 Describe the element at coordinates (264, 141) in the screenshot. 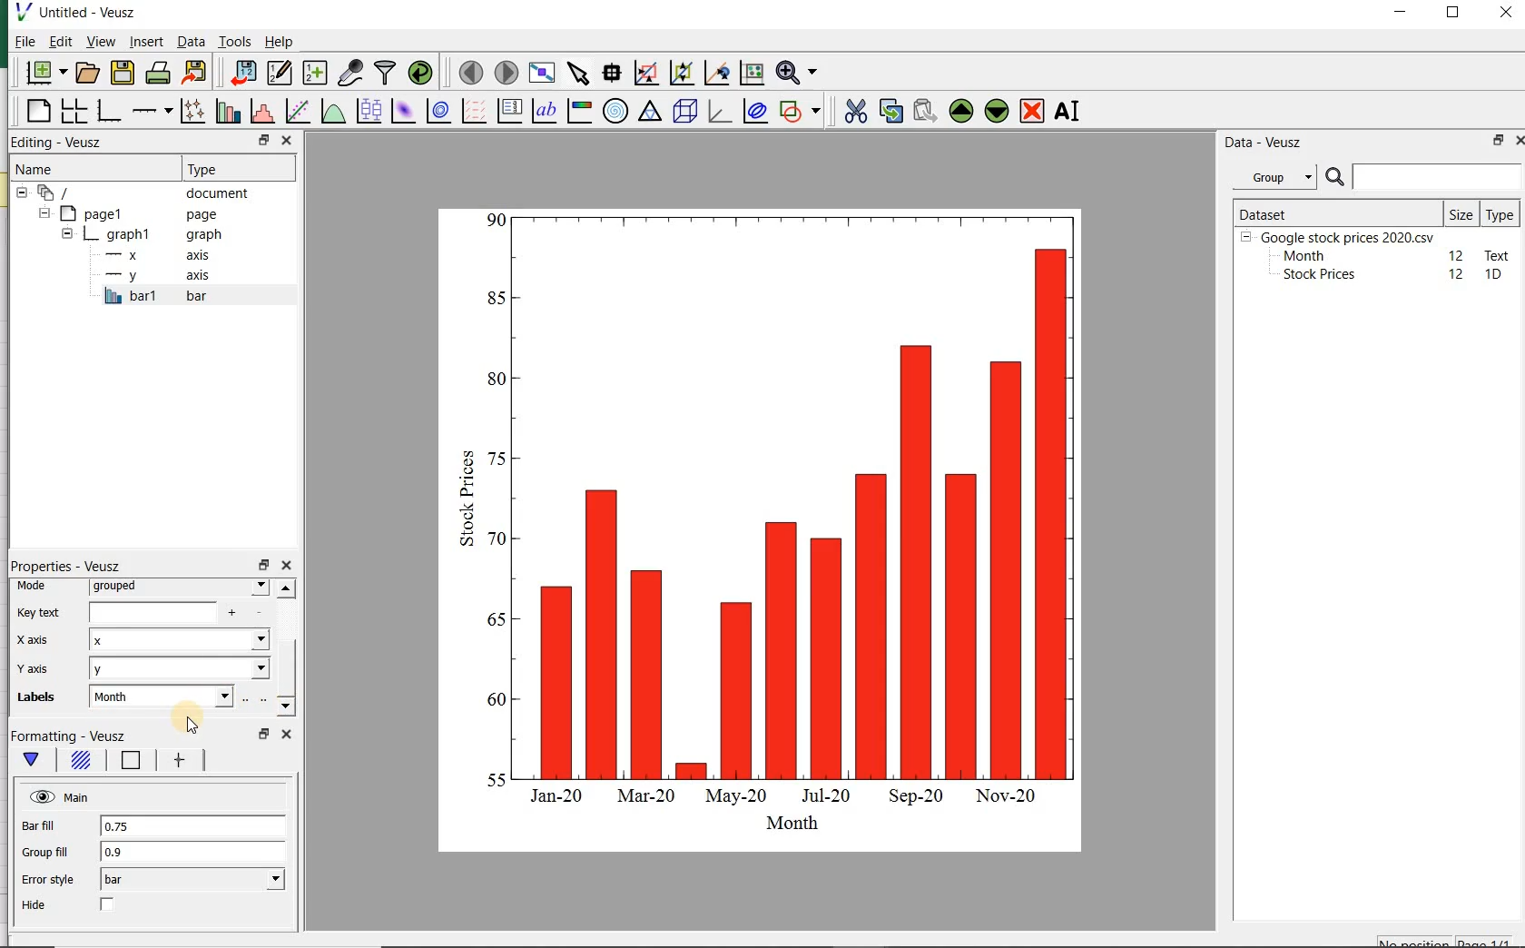

I see `restore` at that location.